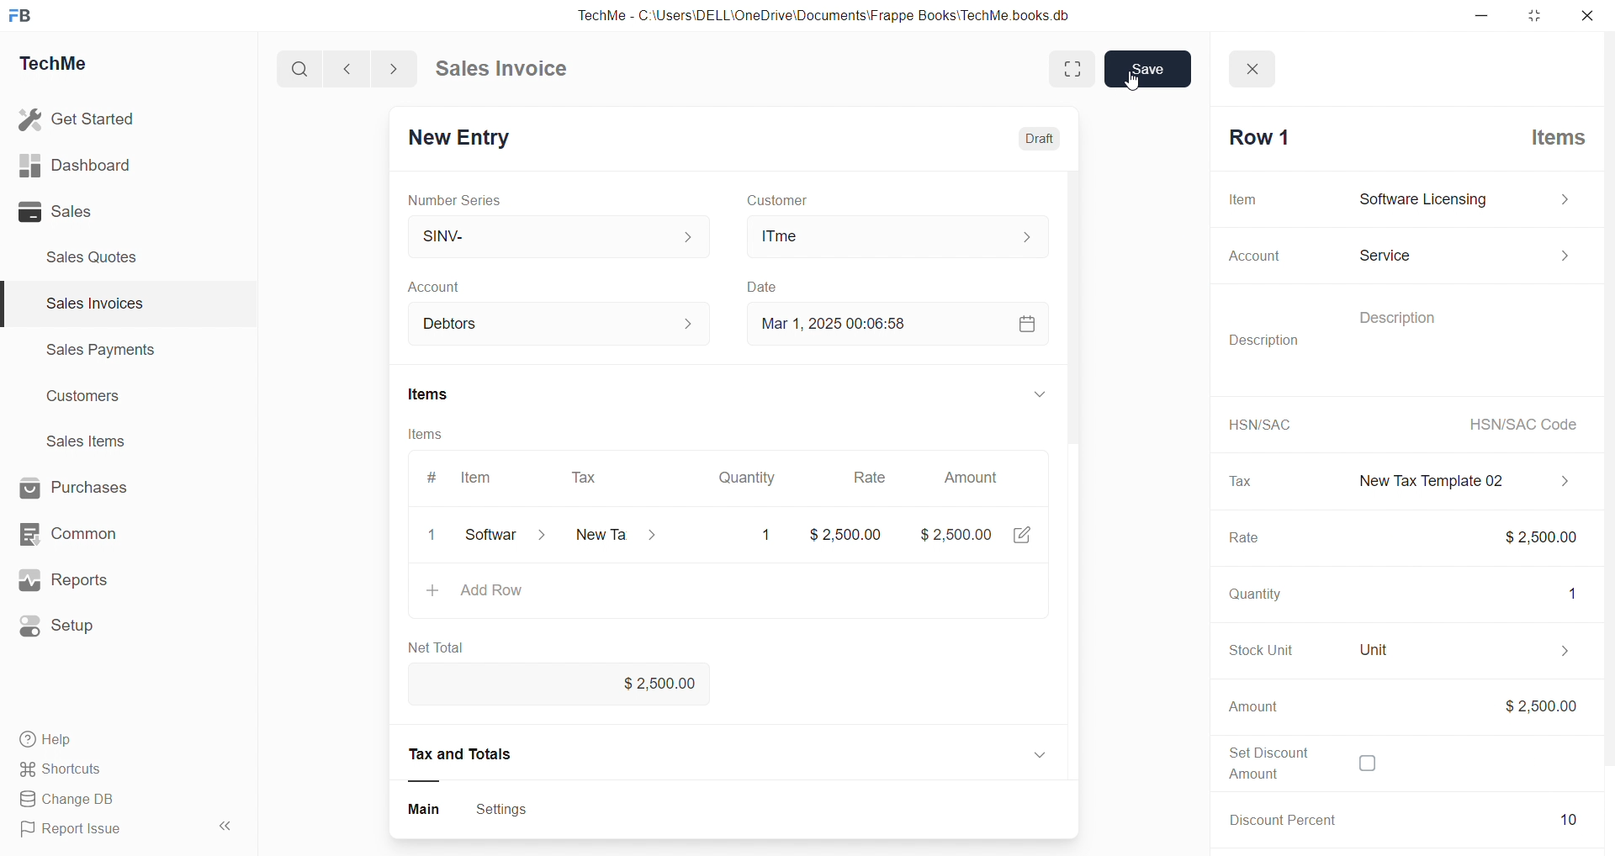 The width and height of the screenshot is (1615, 856). Describe the element at coordinates (463, 201) in the screenshot. I see `Number Series` at that location.